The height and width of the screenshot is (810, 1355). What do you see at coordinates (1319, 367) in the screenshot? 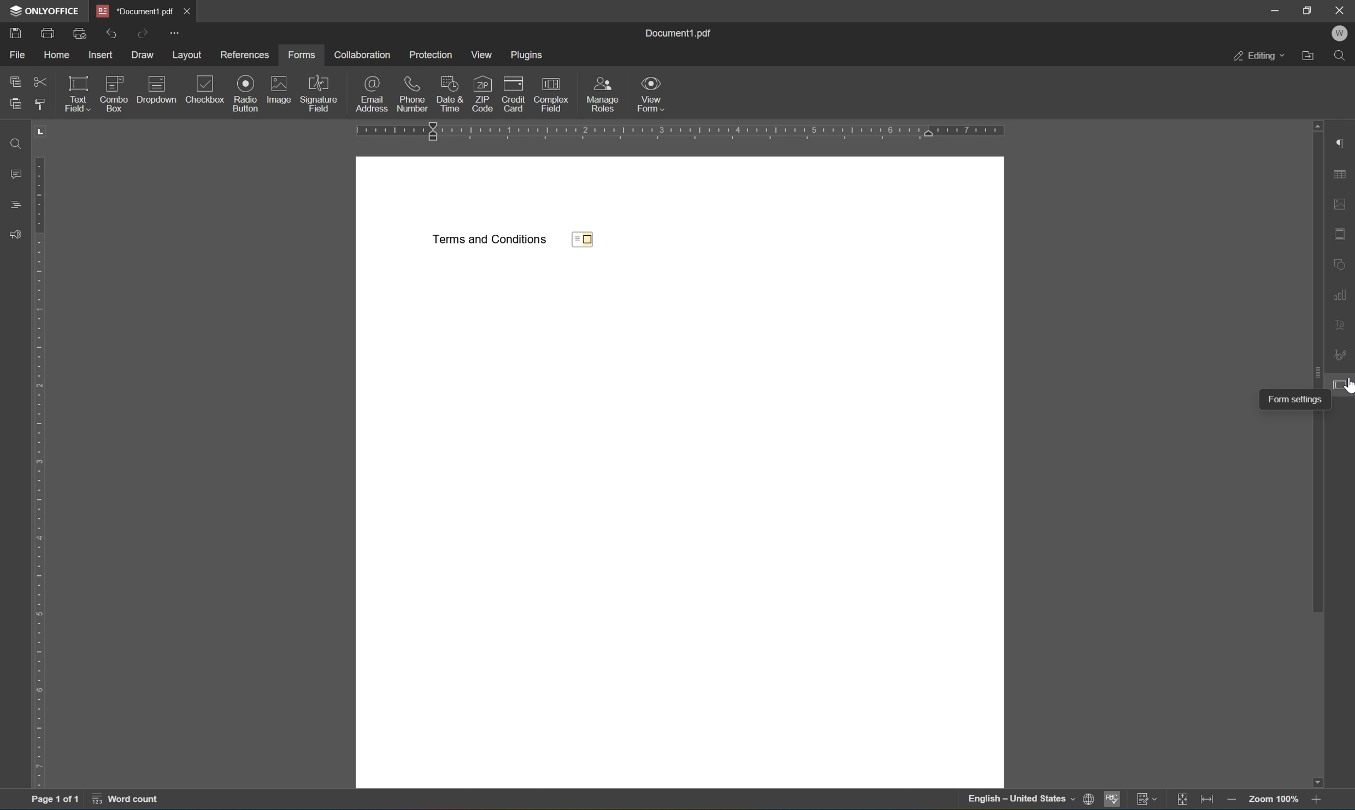
I see `scroll bar` at bounding box center [1319, 367].